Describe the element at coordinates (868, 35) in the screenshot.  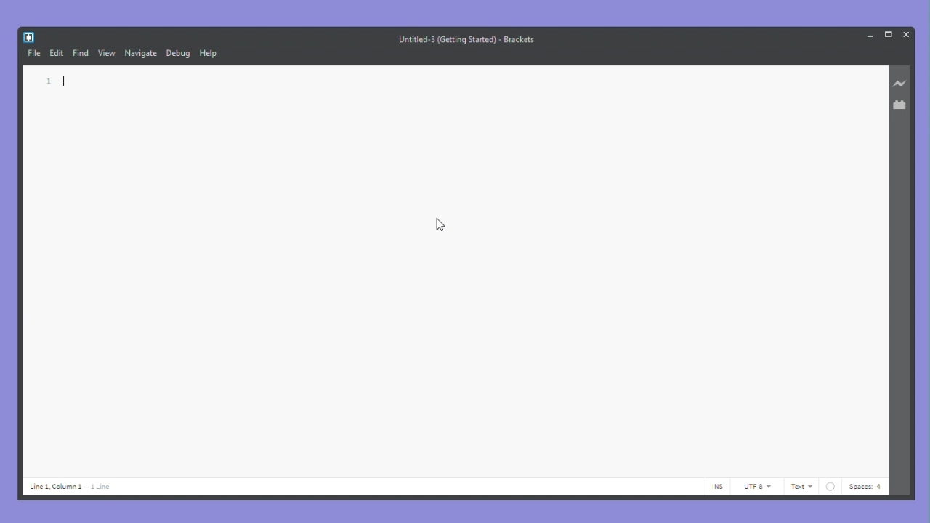
I see `Minimise` at that location.